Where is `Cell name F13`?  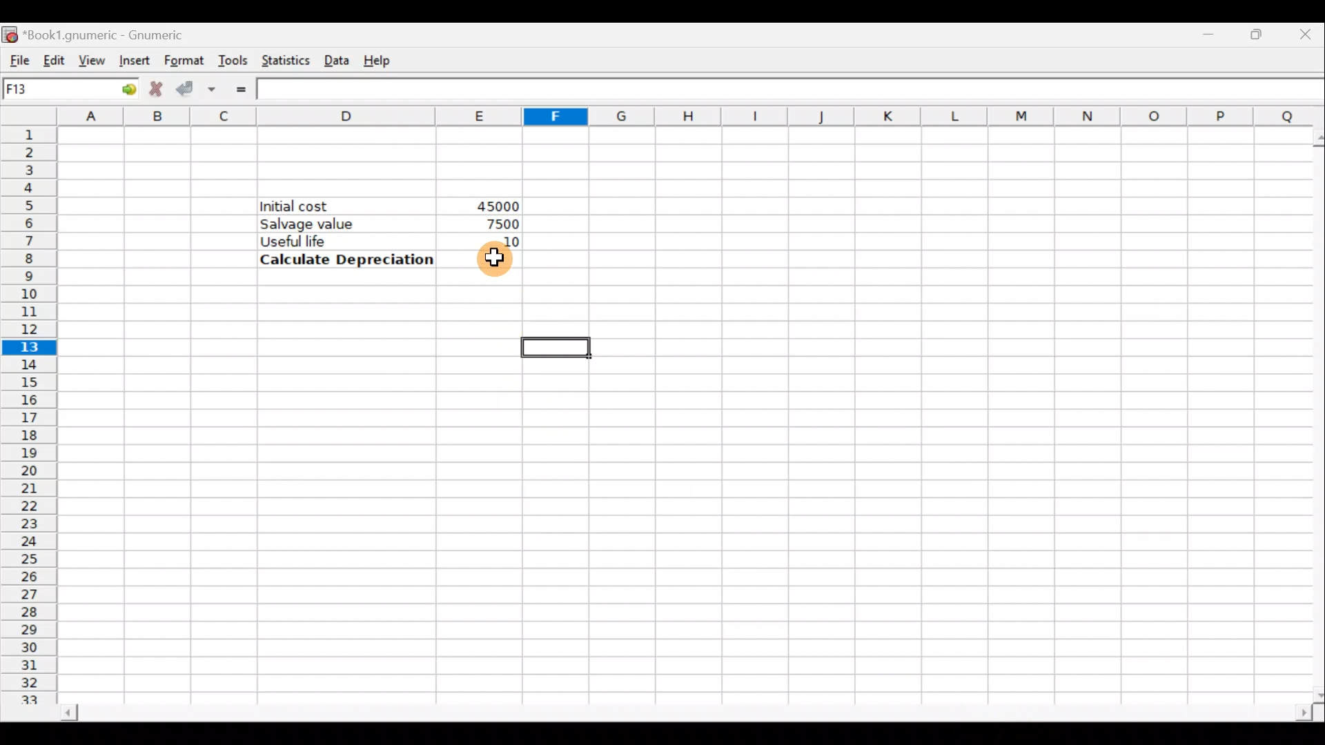 Cell name F13 is located at coordinates (46, 92).